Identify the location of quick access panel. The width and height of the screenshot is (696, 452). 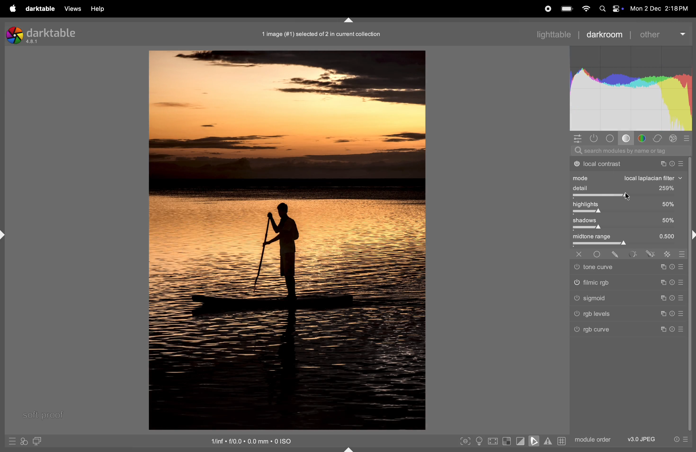
(576, 138).